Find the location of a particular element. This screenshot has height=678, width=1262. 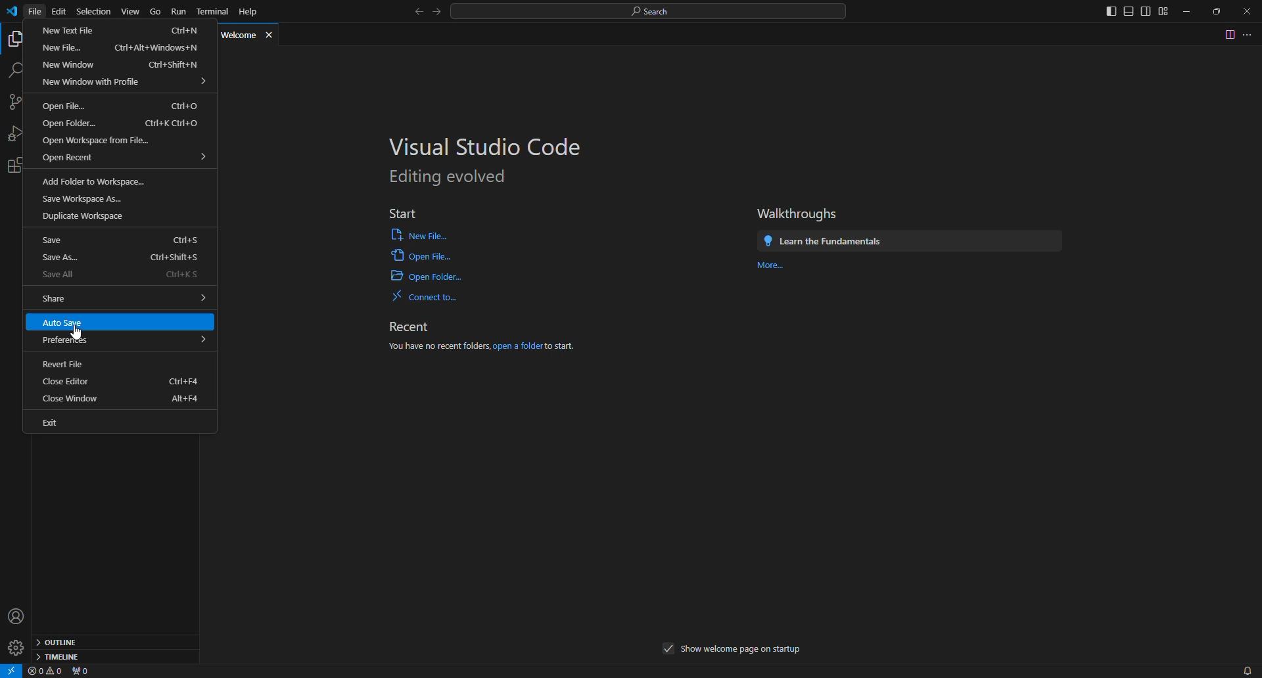

file is located at coordinates (35, 12).